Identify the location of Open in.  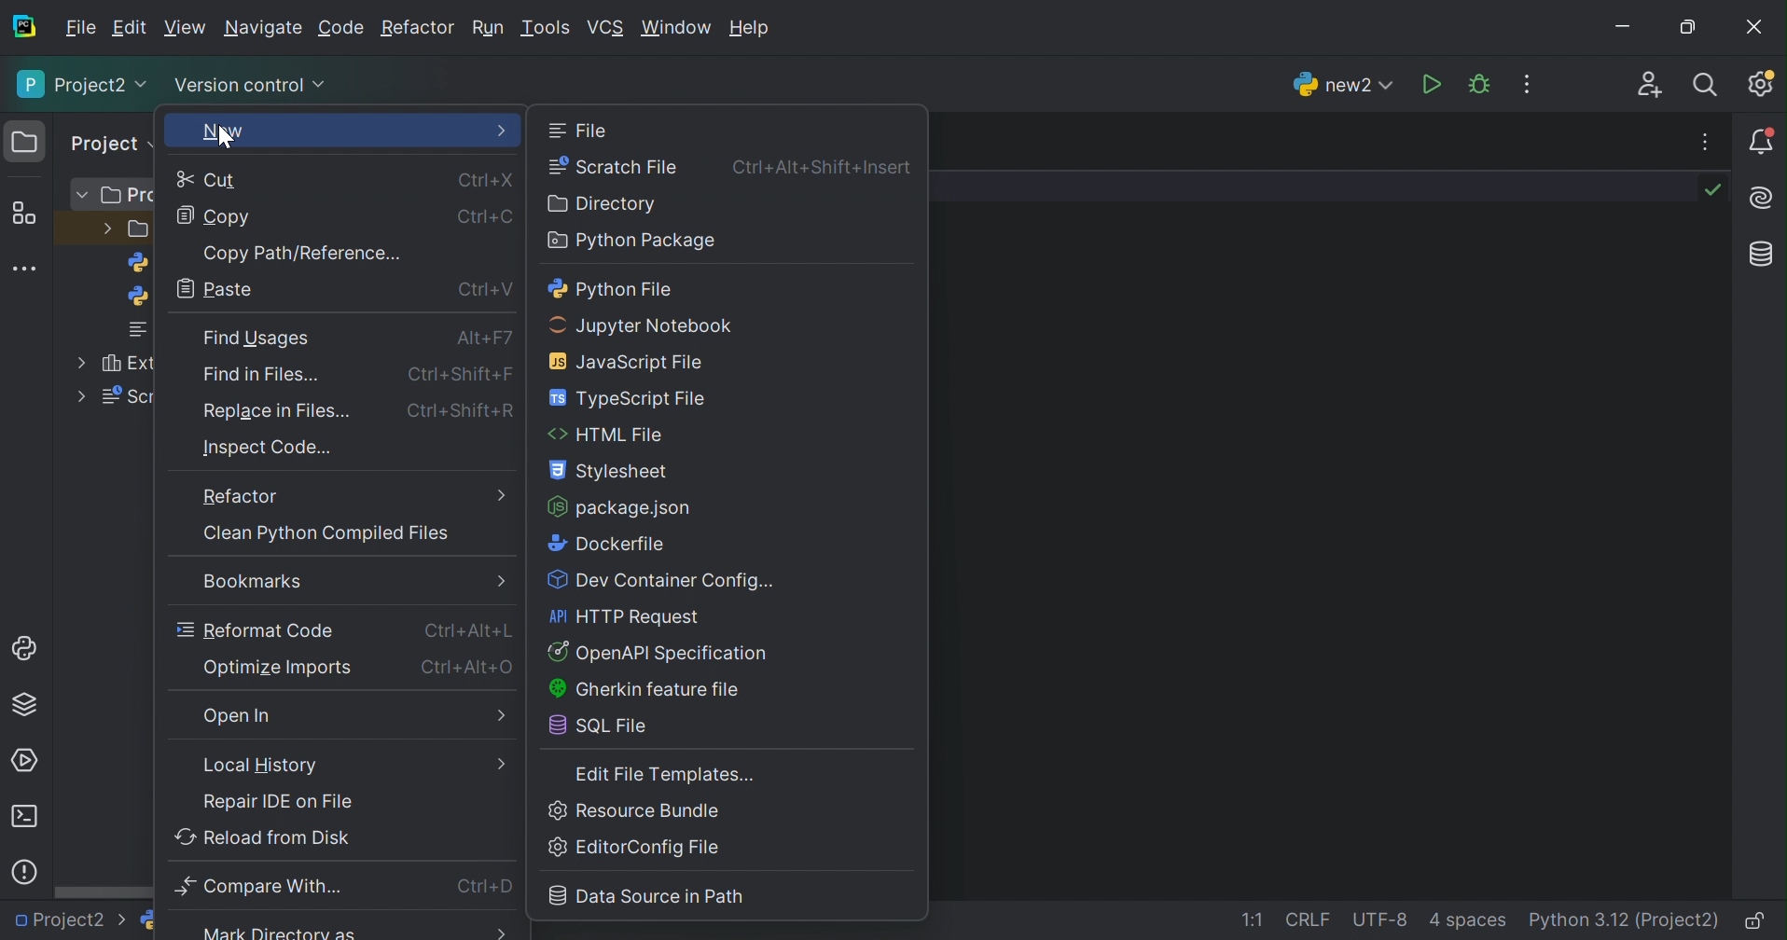
(238, 718).